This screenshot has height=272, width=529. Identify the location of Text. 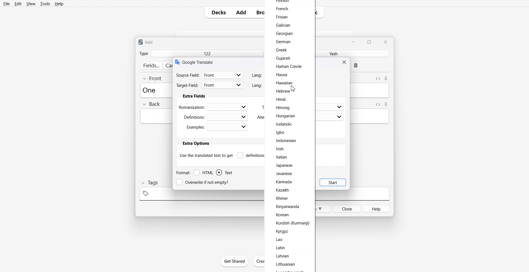
(224, 173).